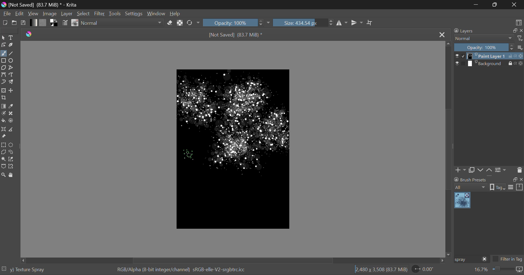 This screenshot has height=275, width=524. I want to click on Zoom, so click(4, 176).